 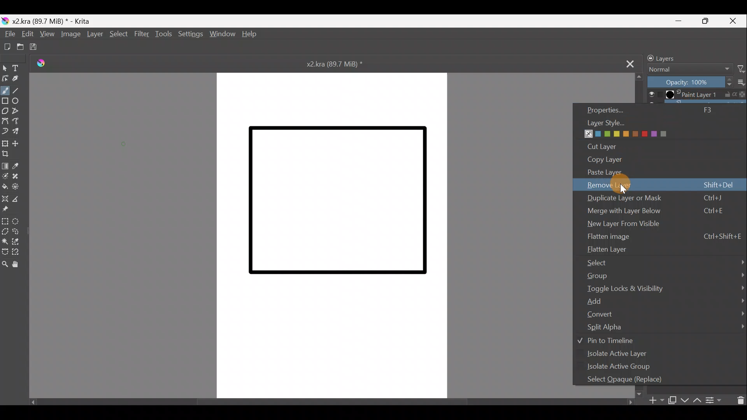 I want to click on Rectangle tool, so click(x=5, y=101).